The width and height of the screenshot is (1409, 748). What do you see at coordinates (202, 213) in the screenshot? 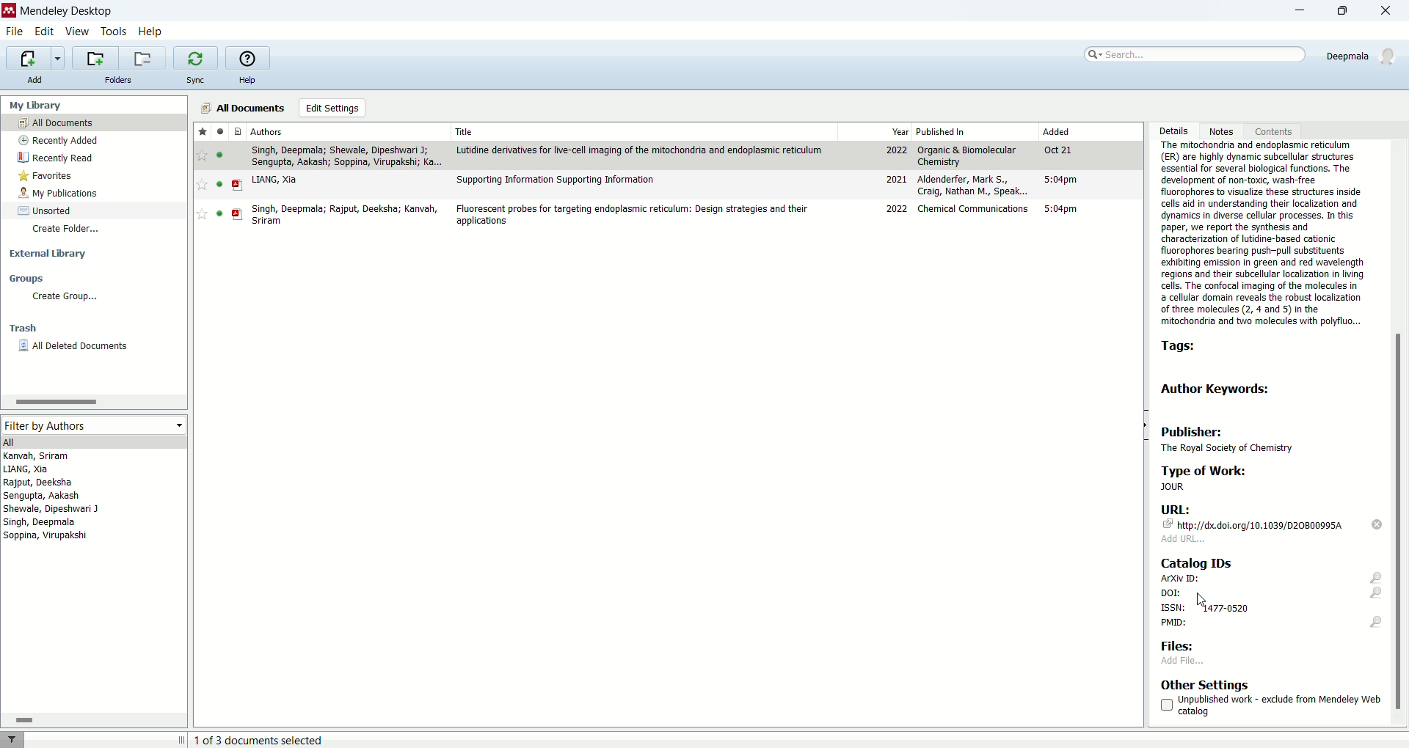
I see `favorite` at bounding box center [202, 213].